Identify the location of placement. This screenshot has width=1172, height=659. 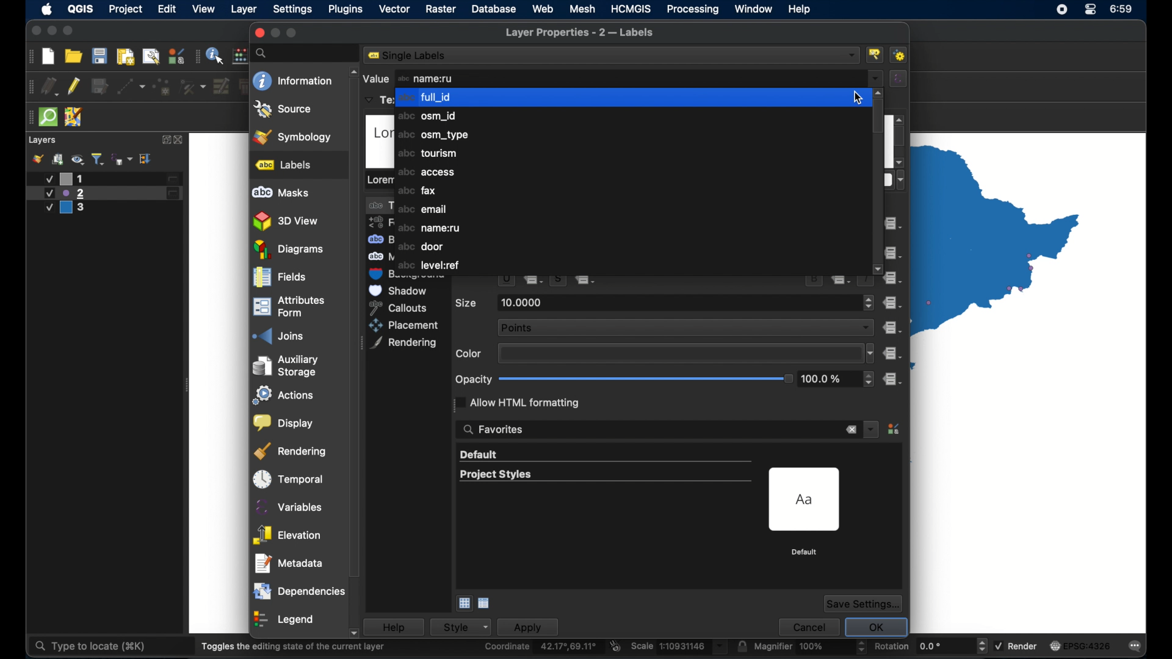
(406, 325).